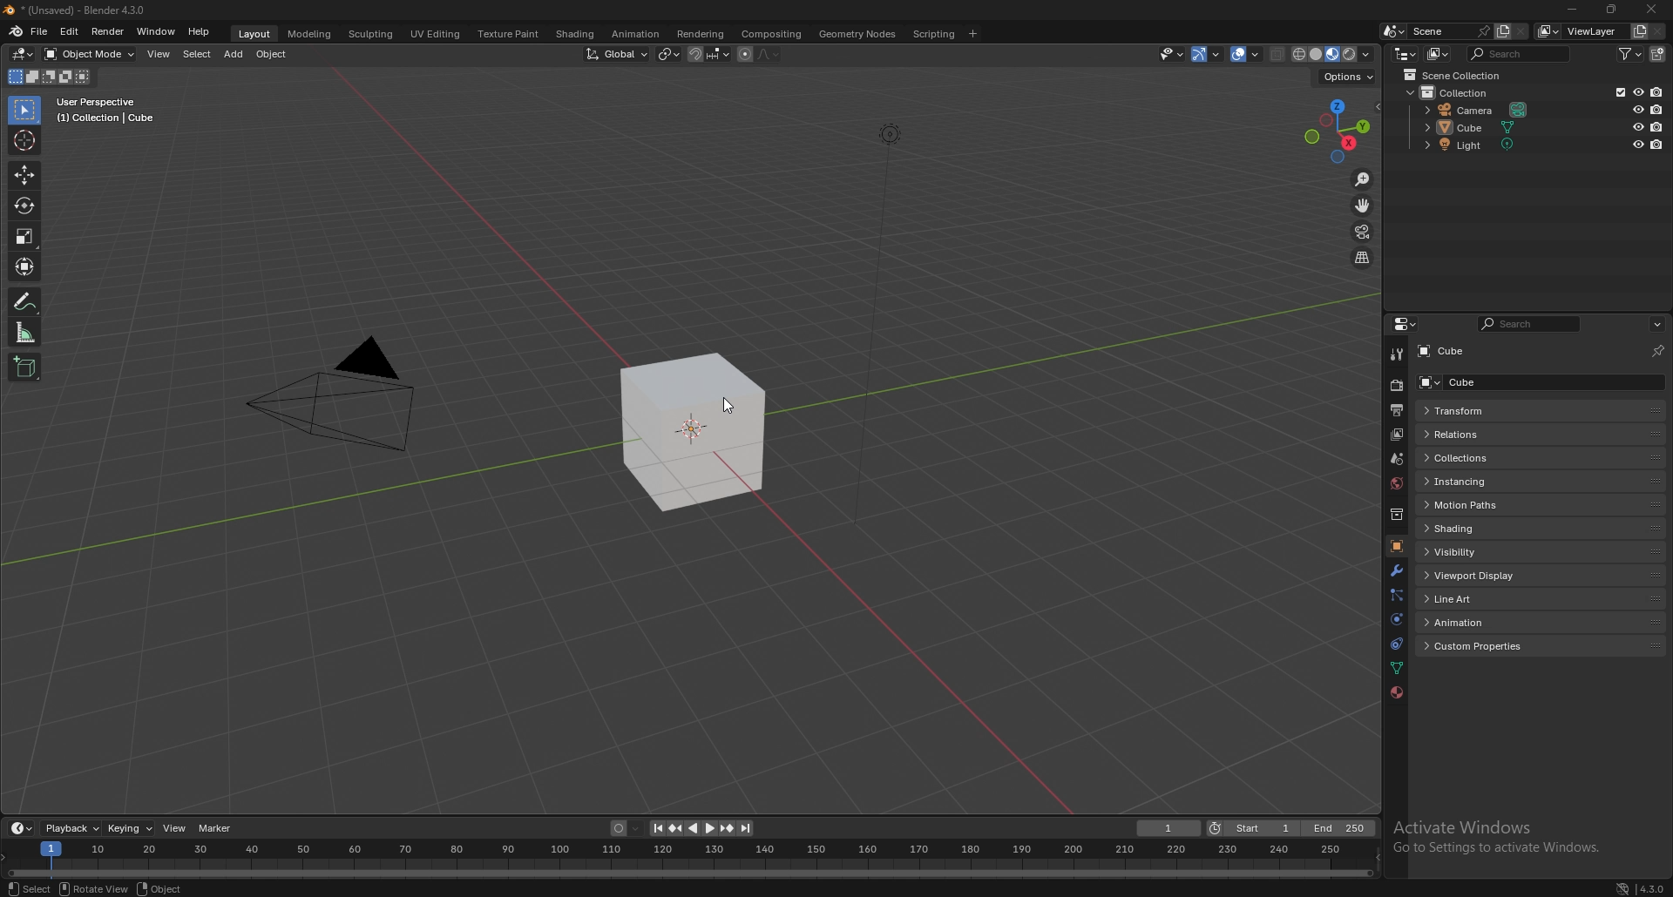 The image size is (1673, 897). What do you see at coordinates (107, 31) in the screenshot?
I see `render` at bounding box center [107, 31].